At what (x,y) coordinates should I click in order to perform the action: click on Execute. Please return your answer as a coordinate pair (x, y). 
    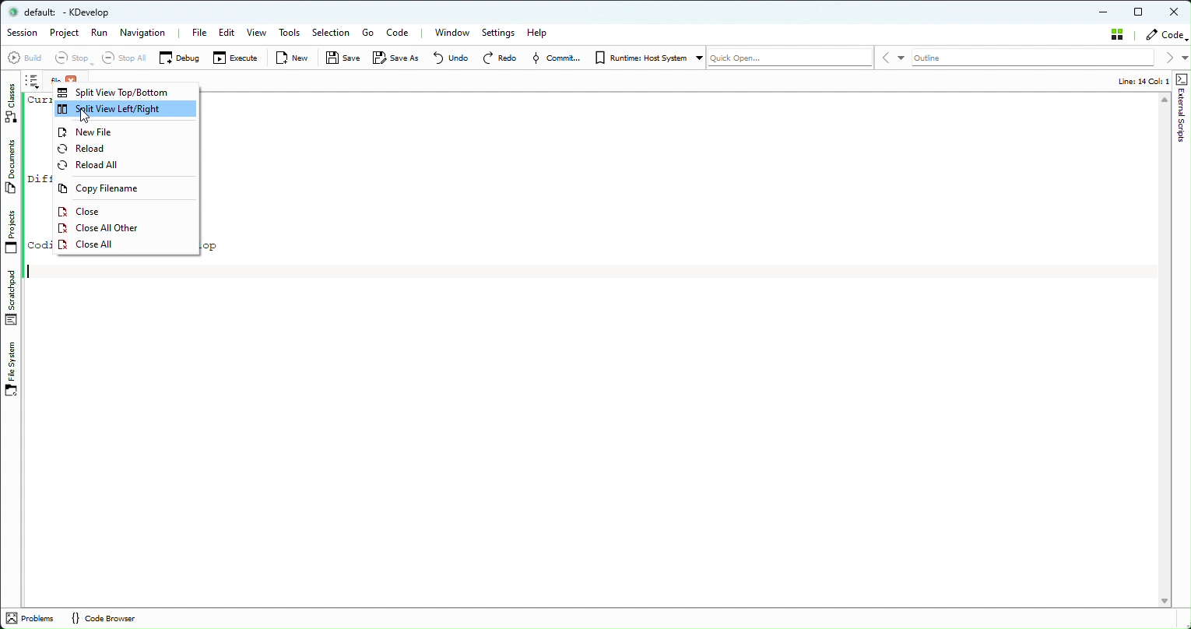
    Looking at the image, I should click on (240, 58).